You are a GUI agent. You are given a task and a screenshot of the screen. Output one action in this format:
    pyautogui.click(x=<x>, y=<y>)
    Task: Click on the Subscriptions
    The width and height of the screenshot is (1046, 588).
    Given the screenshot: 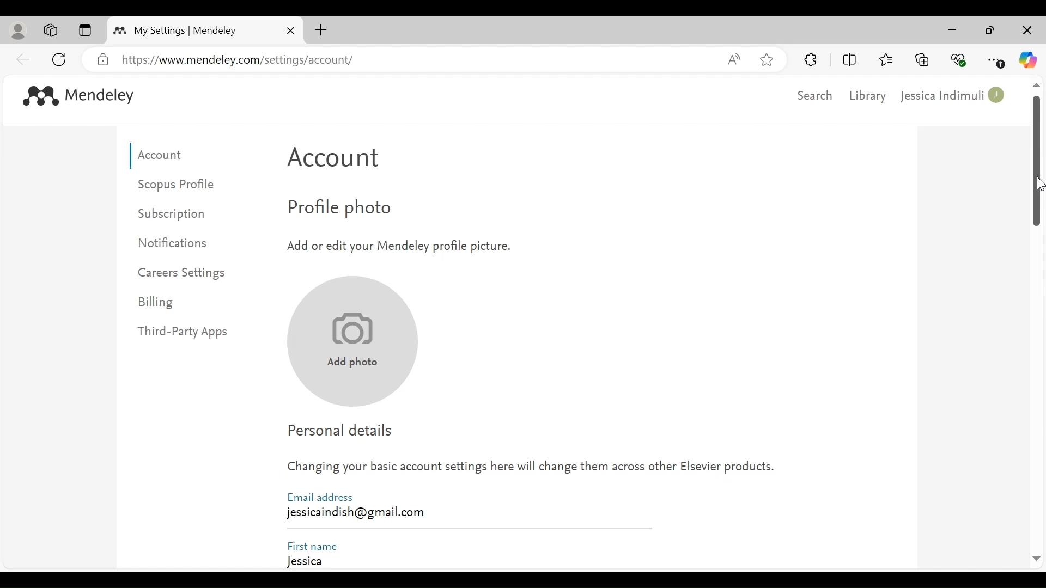 What is the action you would take?
    pyautogui.click(x=179, y=214)
    